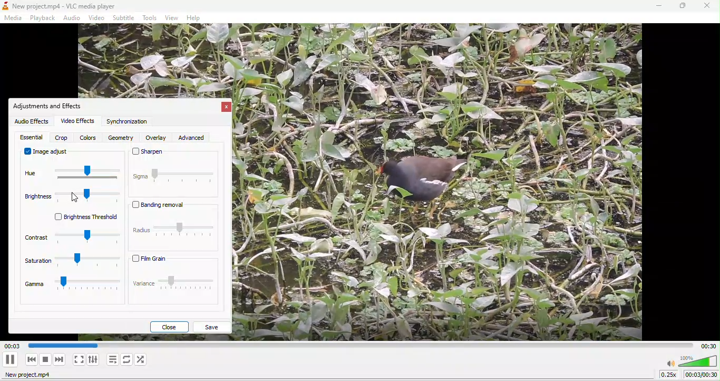 This screenshot has width=720, height=381. What do you see at coordinates (77, 122) in the screenshot?
I see `video effects` at bounding box center [77, 122].